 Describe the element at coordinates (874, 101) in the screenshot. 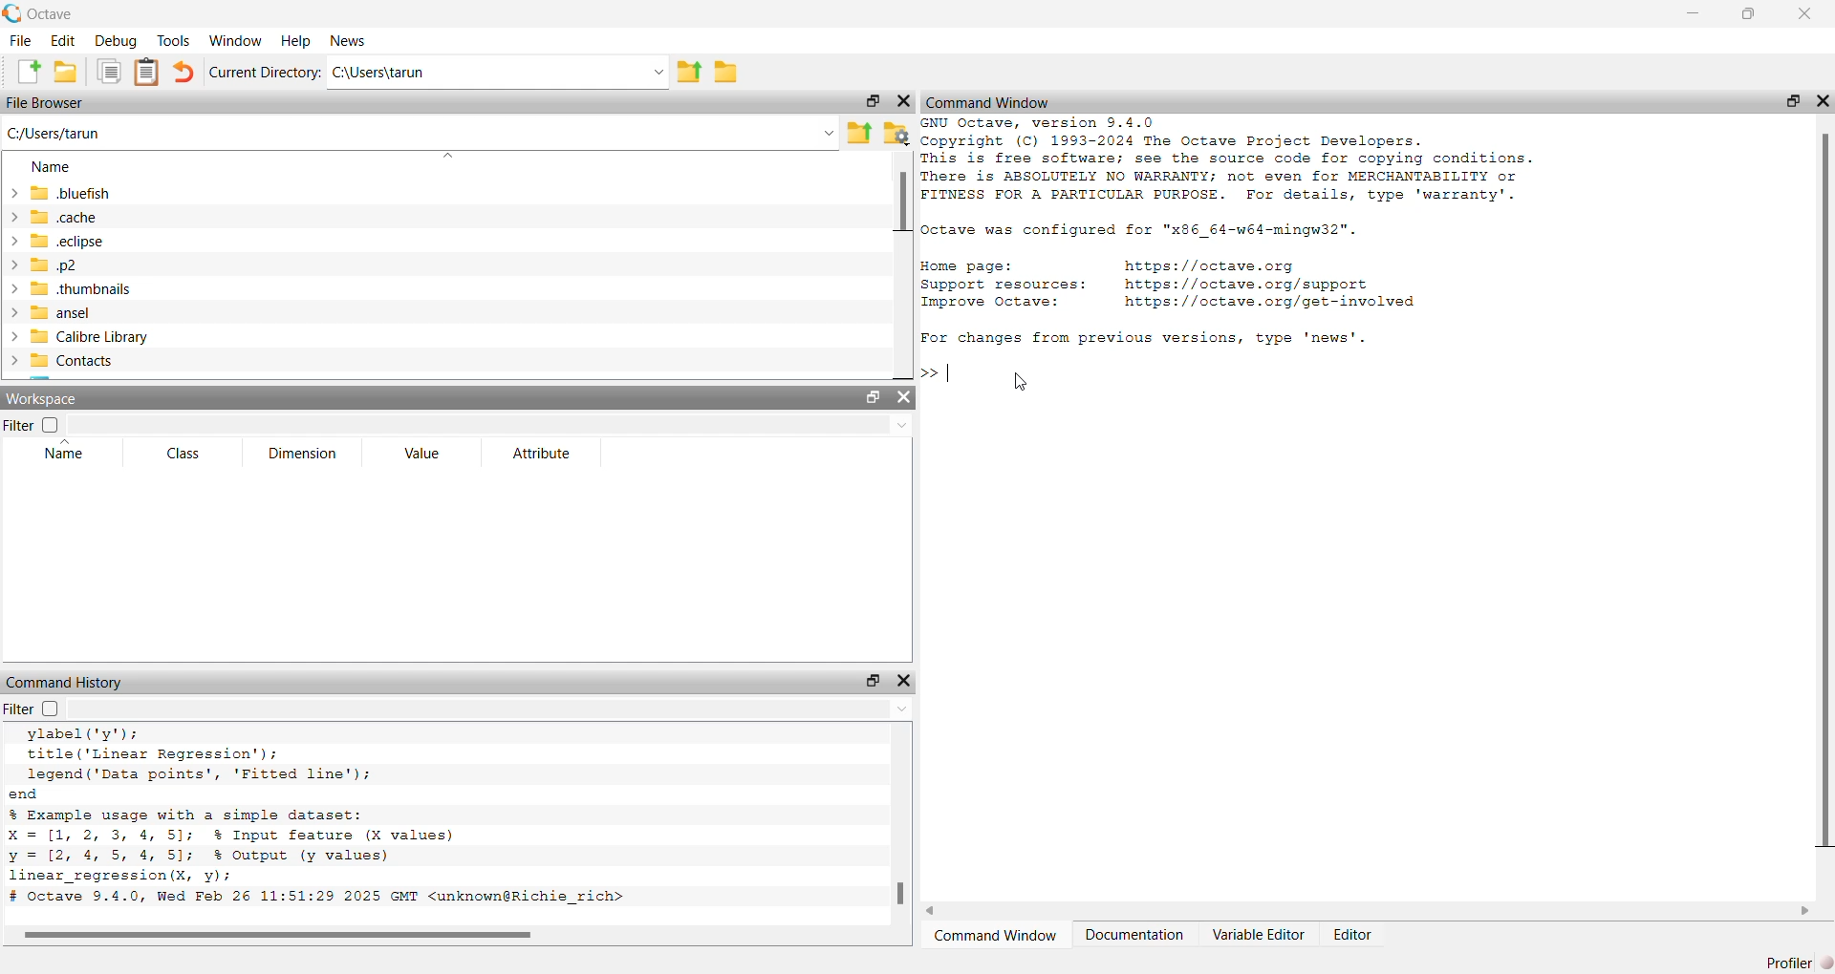

I see `unlock widget` at that location.